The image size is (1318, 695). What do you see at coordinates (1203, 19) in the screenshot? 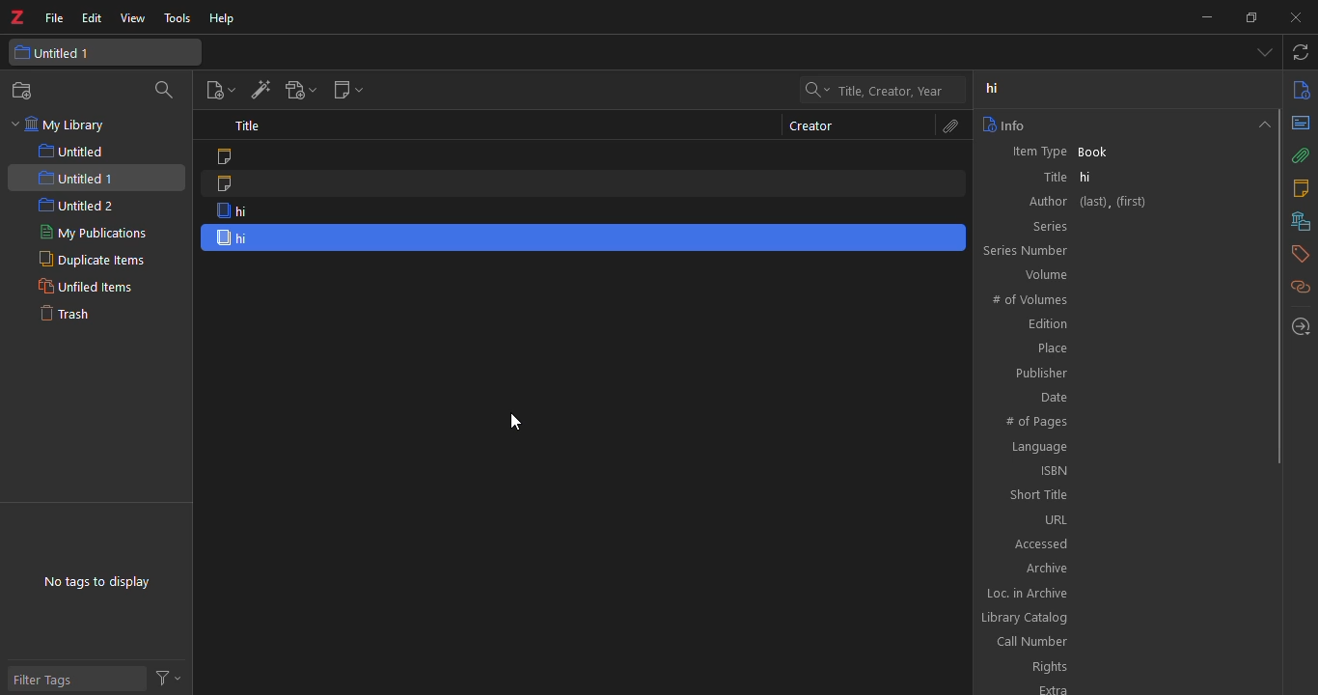
I see `minimize` at bounding box center [1203, 19].